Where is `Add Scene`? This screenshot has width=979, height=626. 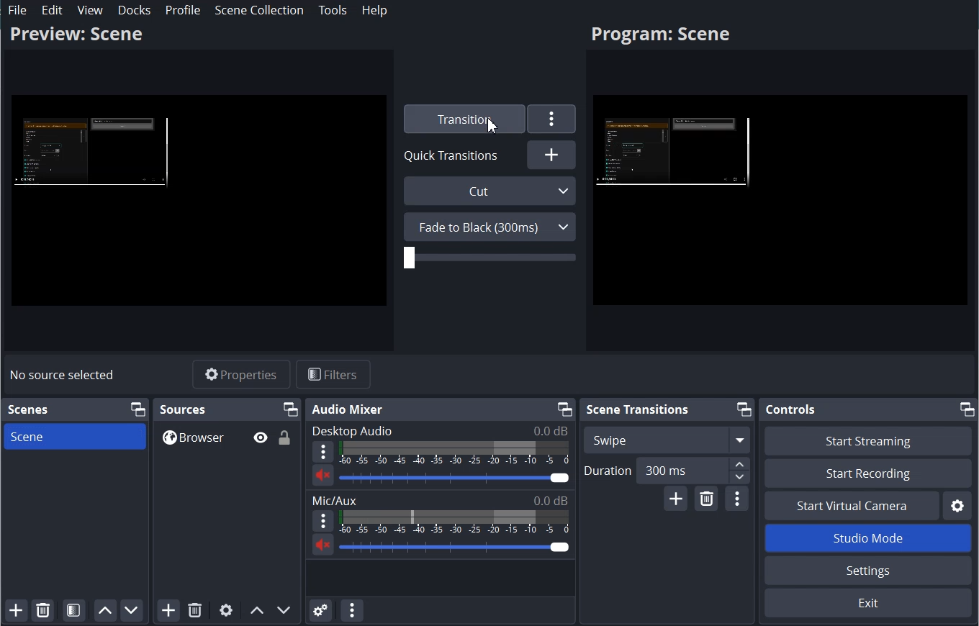
Add Scene is located at coordinates (16, 610).